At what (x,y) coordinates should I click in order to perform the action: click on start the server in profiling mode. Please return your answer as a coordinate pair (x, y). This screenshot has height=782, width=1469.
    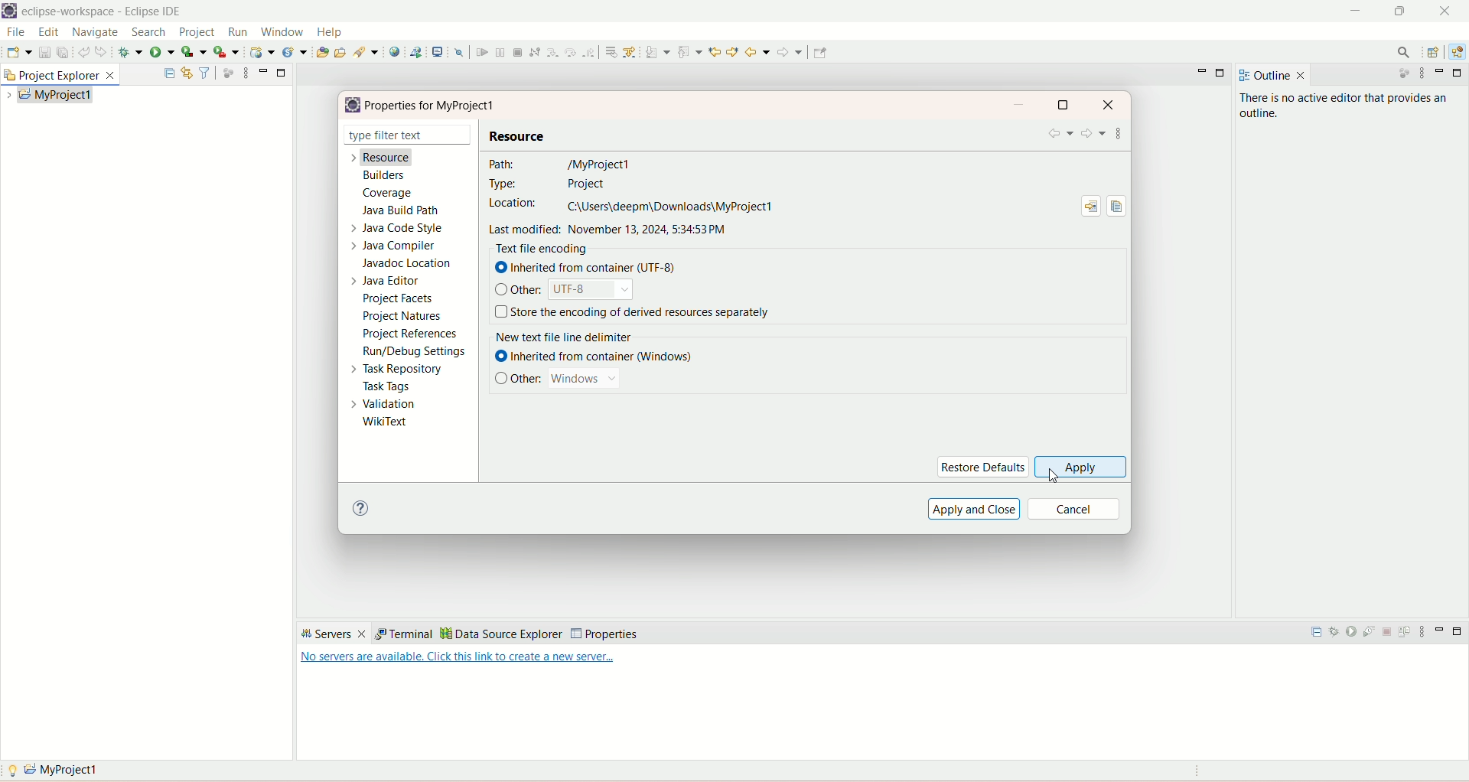
    Looking at the image, I should click on (1372, 634).